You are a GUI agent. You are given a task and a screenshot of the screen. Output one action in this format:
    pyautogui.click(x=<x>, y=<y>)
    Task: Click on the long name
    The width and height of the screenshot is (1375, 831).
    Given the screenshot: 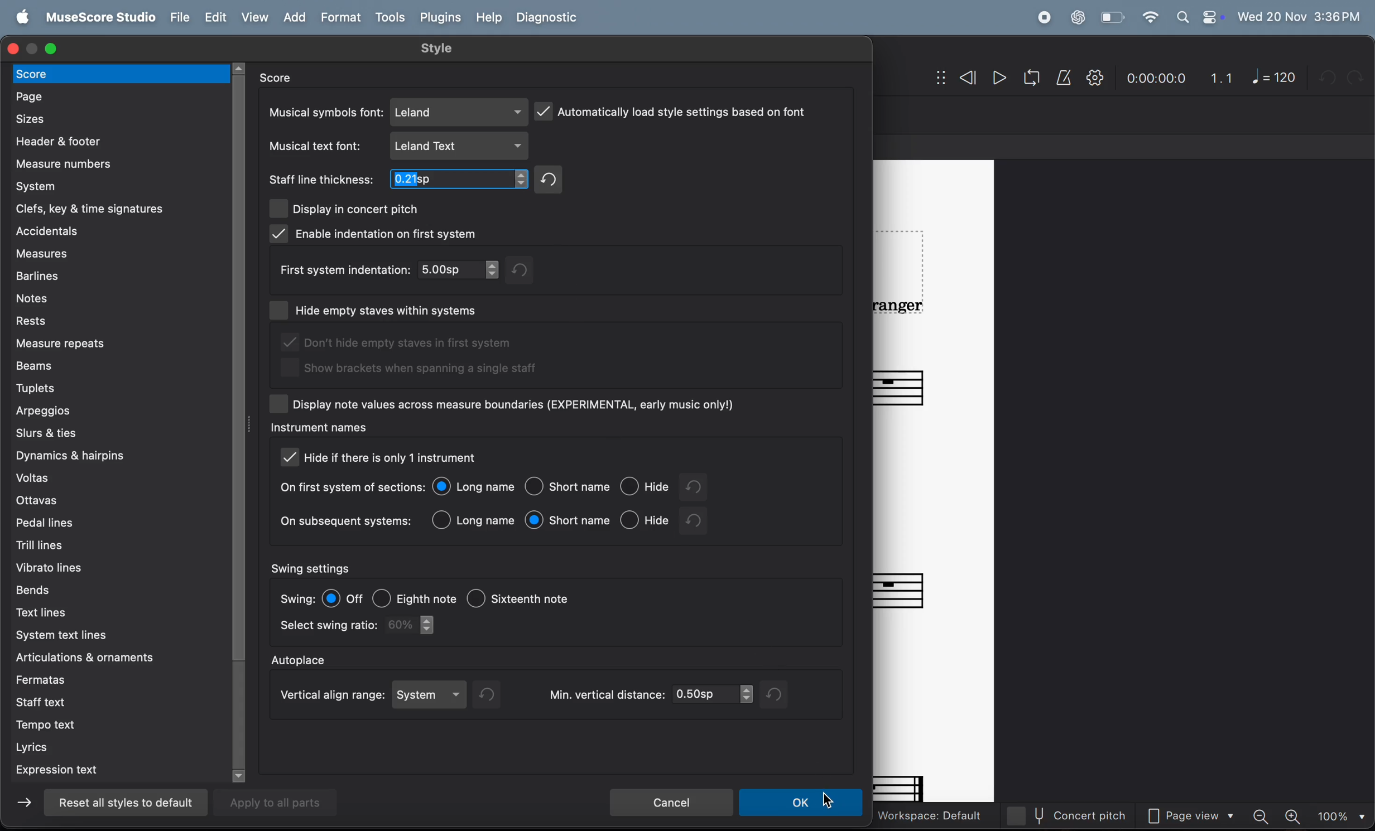 What is the action you would take?
    pyautogui.click(x=475, y=487)
    